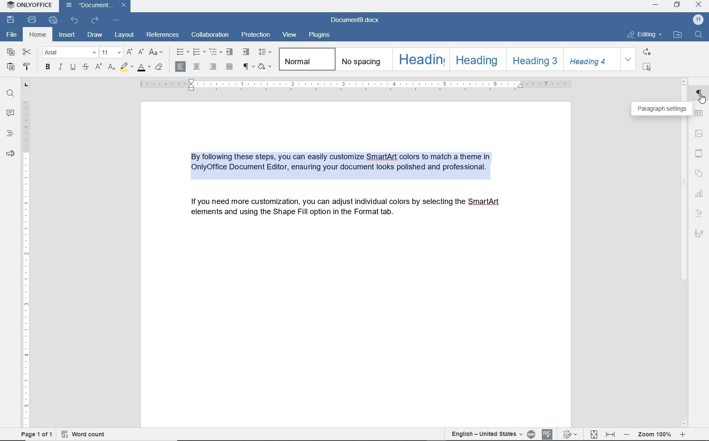 This screenshot has height=441, width=709. What do you see at coordinates (228, 68) in the screenshot?
I see `justified` at bounding box center [228, 68].